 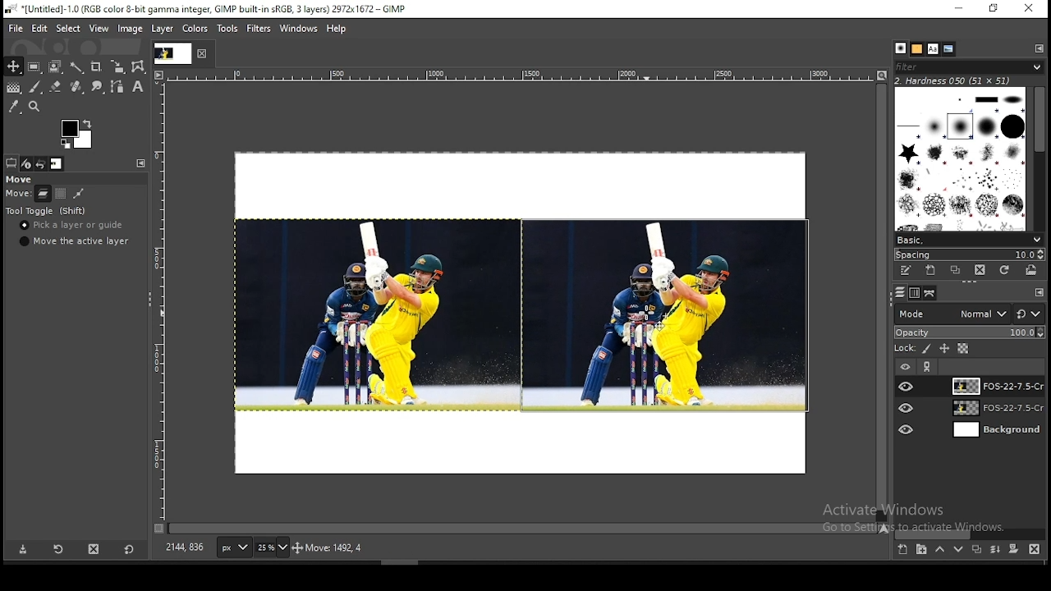 What do you see at coordinates (1006, 270) in the screenshot?
I see `refresh brushes` at bounding box center [1006, 270].